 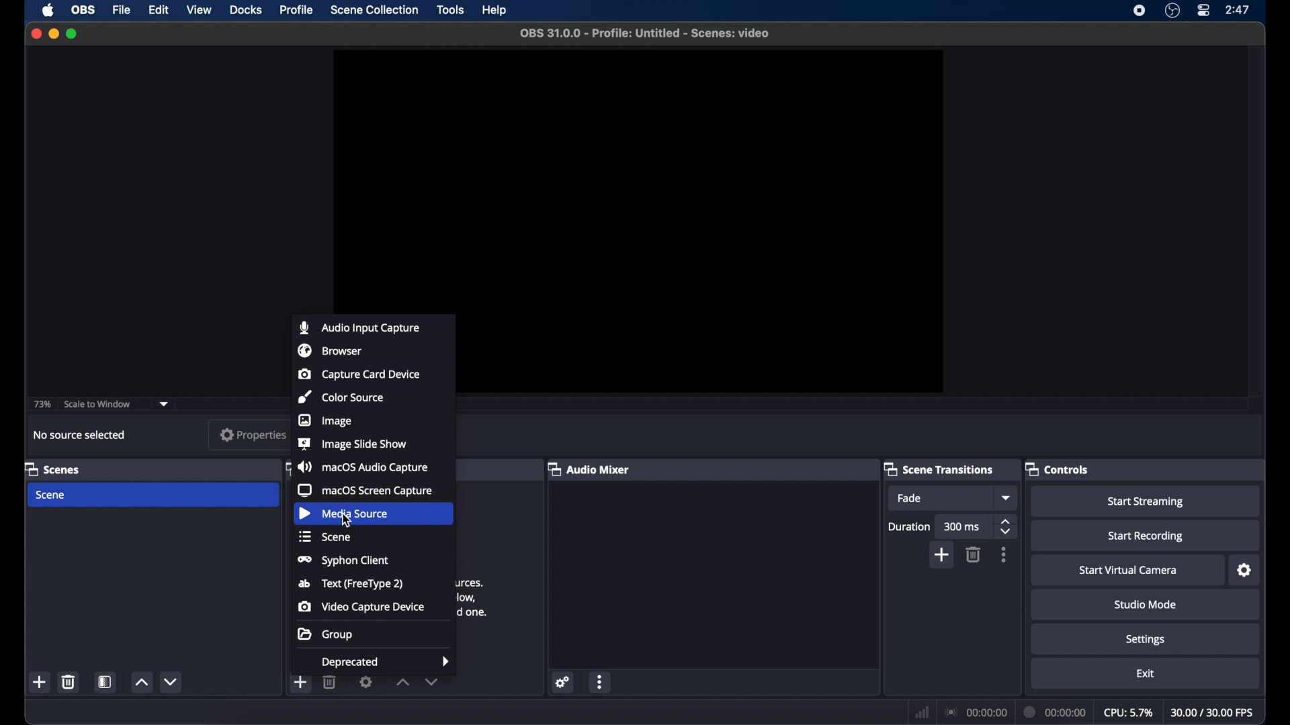 I want to click on network, so click(x=922, y=712).